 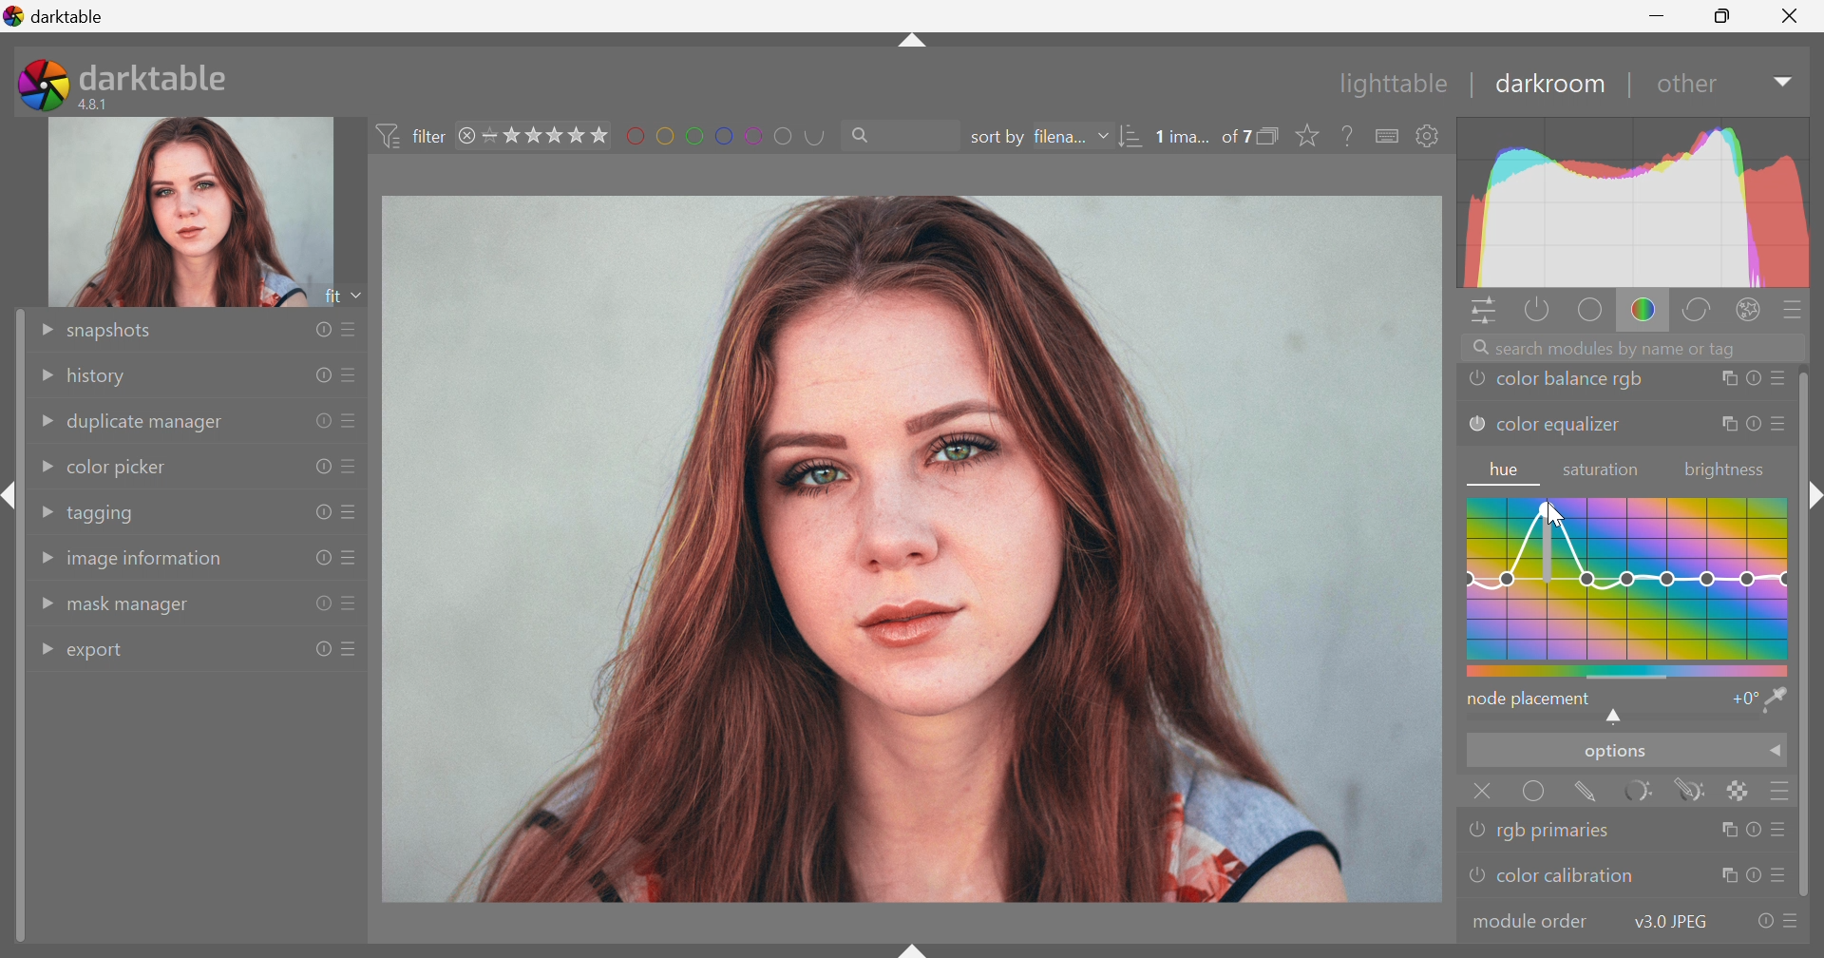 What do you see at coordinates (1703, 312) in the screenshot?
I see `correct` at bounding box center [1703, 312].